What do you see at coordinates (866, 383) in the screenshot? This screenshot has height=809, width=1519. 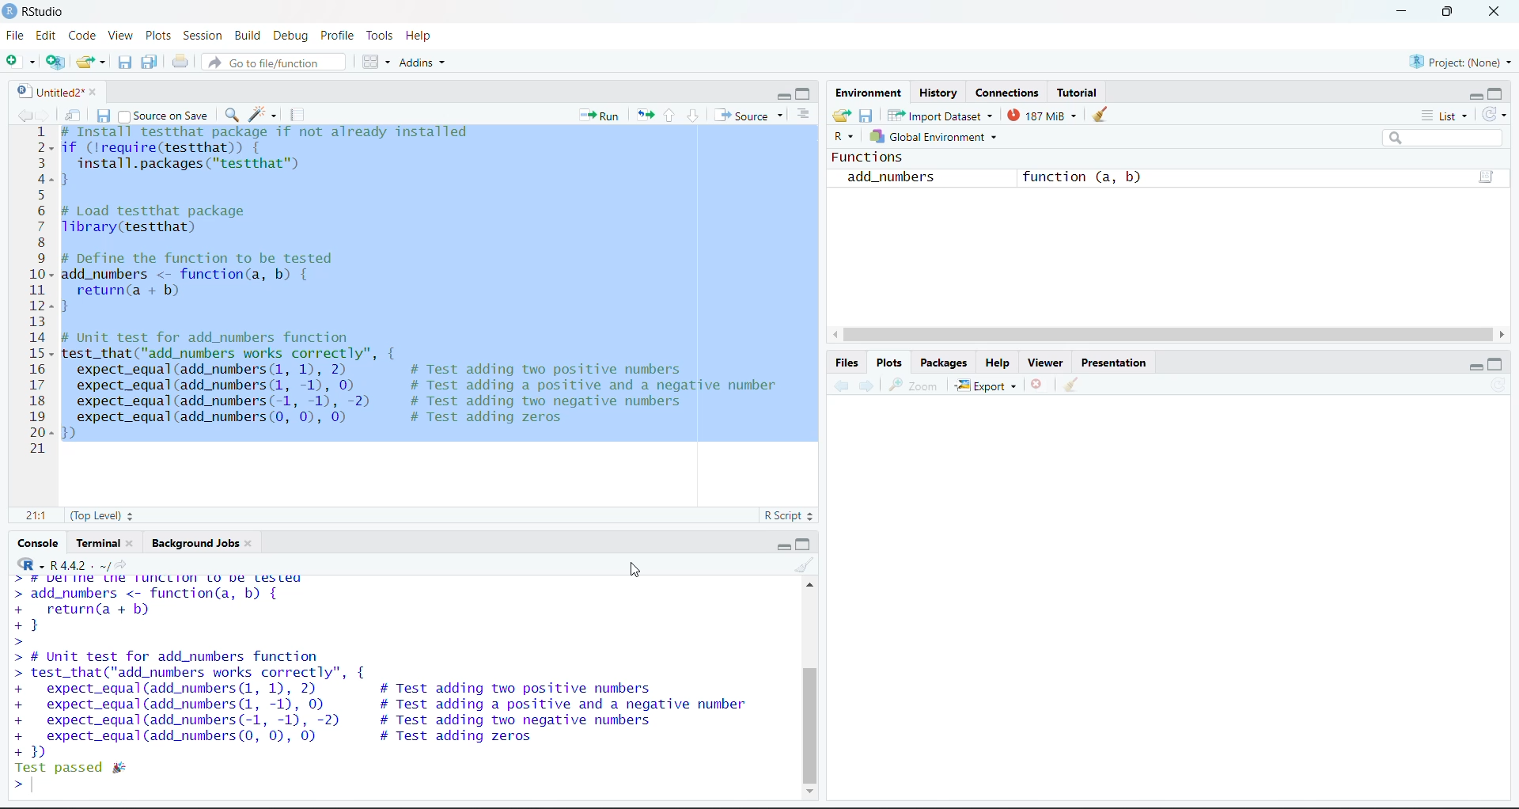 I see `next` at bounding box center [866, 383].